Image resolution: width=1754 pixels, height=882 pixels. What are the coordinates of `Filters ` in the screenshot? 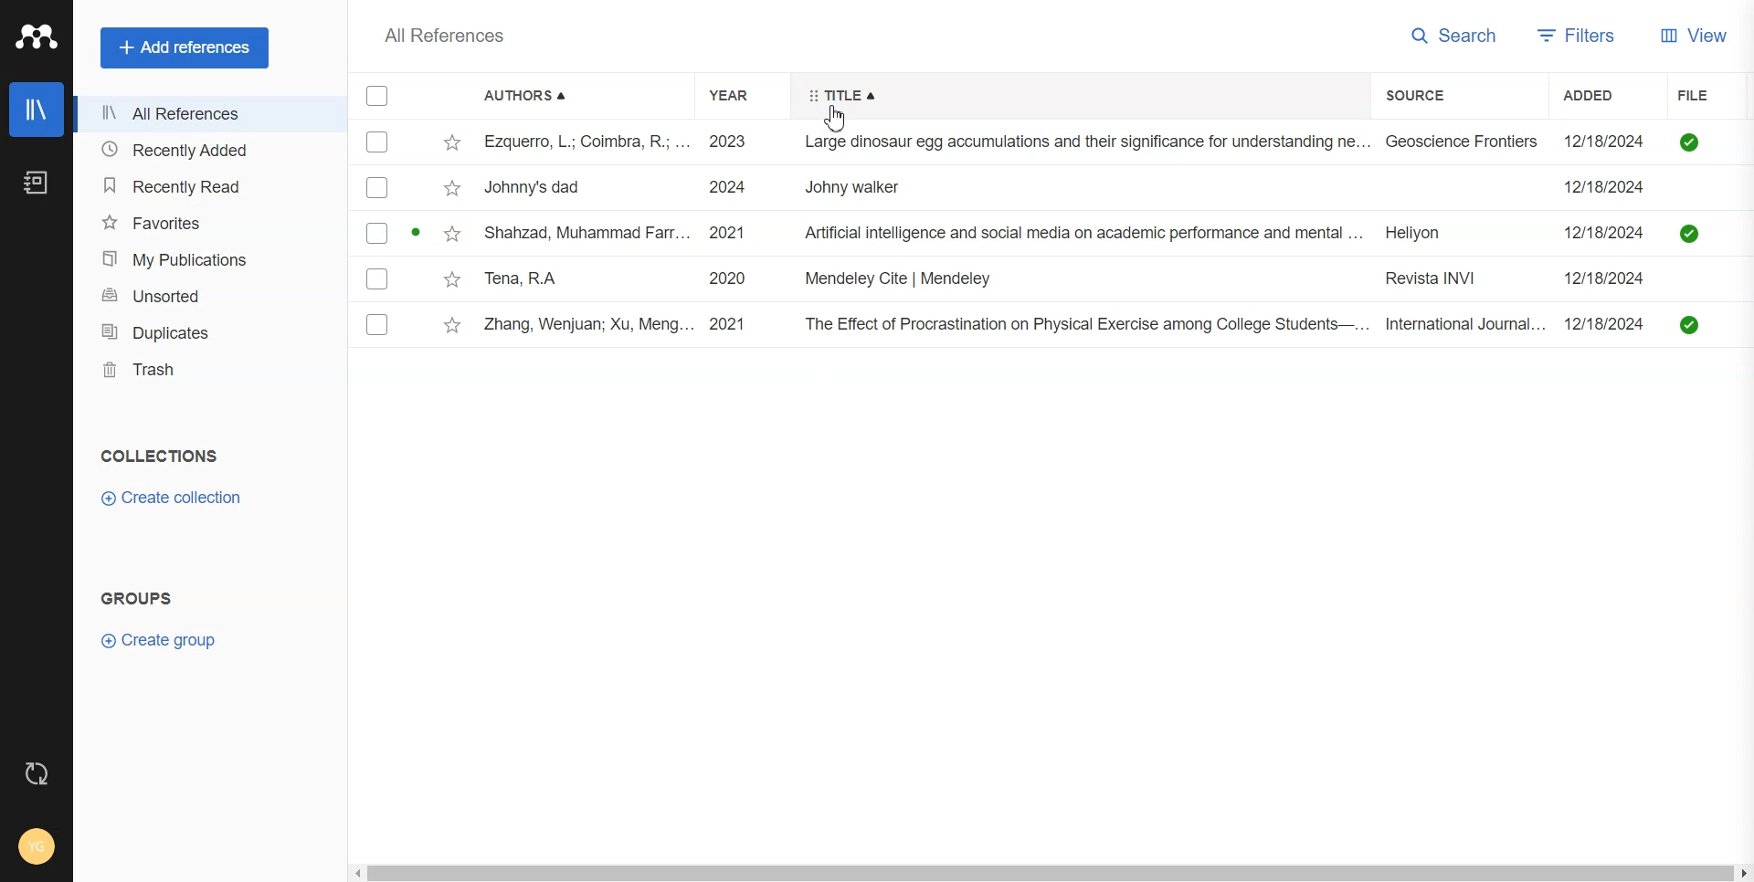 It's located at (1583, 34).